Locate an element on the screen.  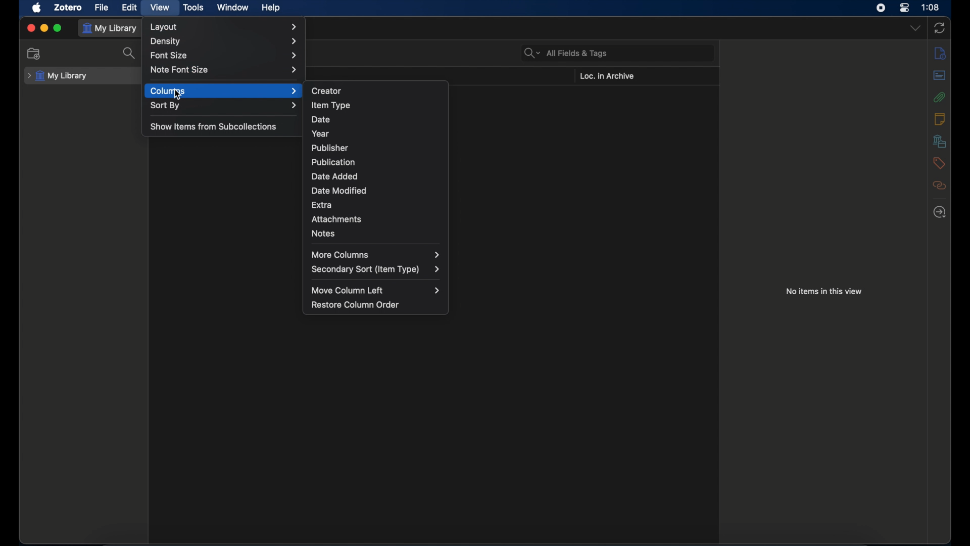
show items from subcollections is located at coordinates (214, 126).